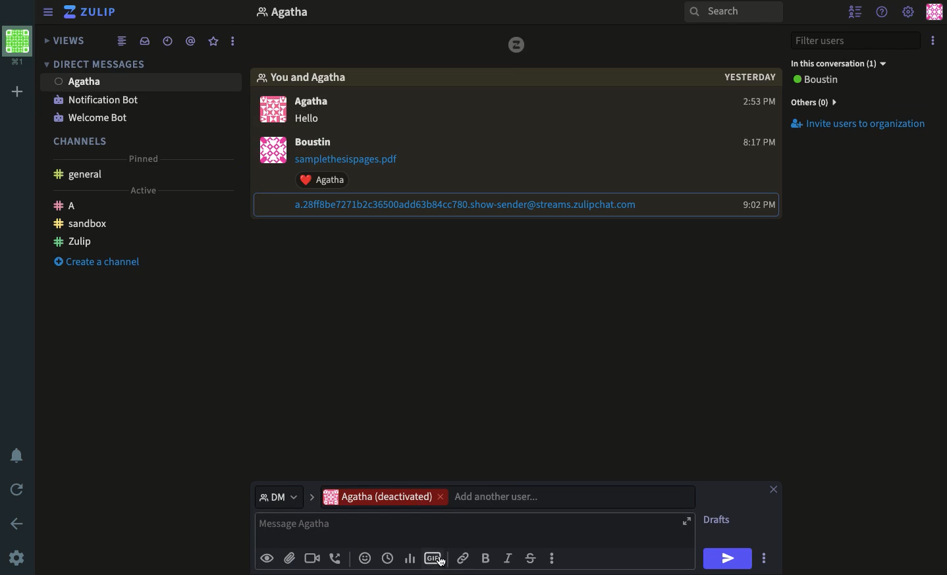 The width and height of the screenshot is (947, 575). What do you see at coordinates (98, 66) in the screenshot?
I see `DM` at bounding box center [98, 66].